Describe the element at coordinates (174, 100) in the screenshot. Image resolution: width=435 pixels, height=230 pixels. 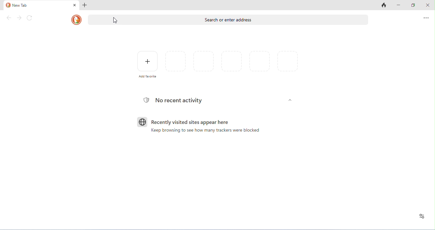
I see `no recent acitivity` at that location.